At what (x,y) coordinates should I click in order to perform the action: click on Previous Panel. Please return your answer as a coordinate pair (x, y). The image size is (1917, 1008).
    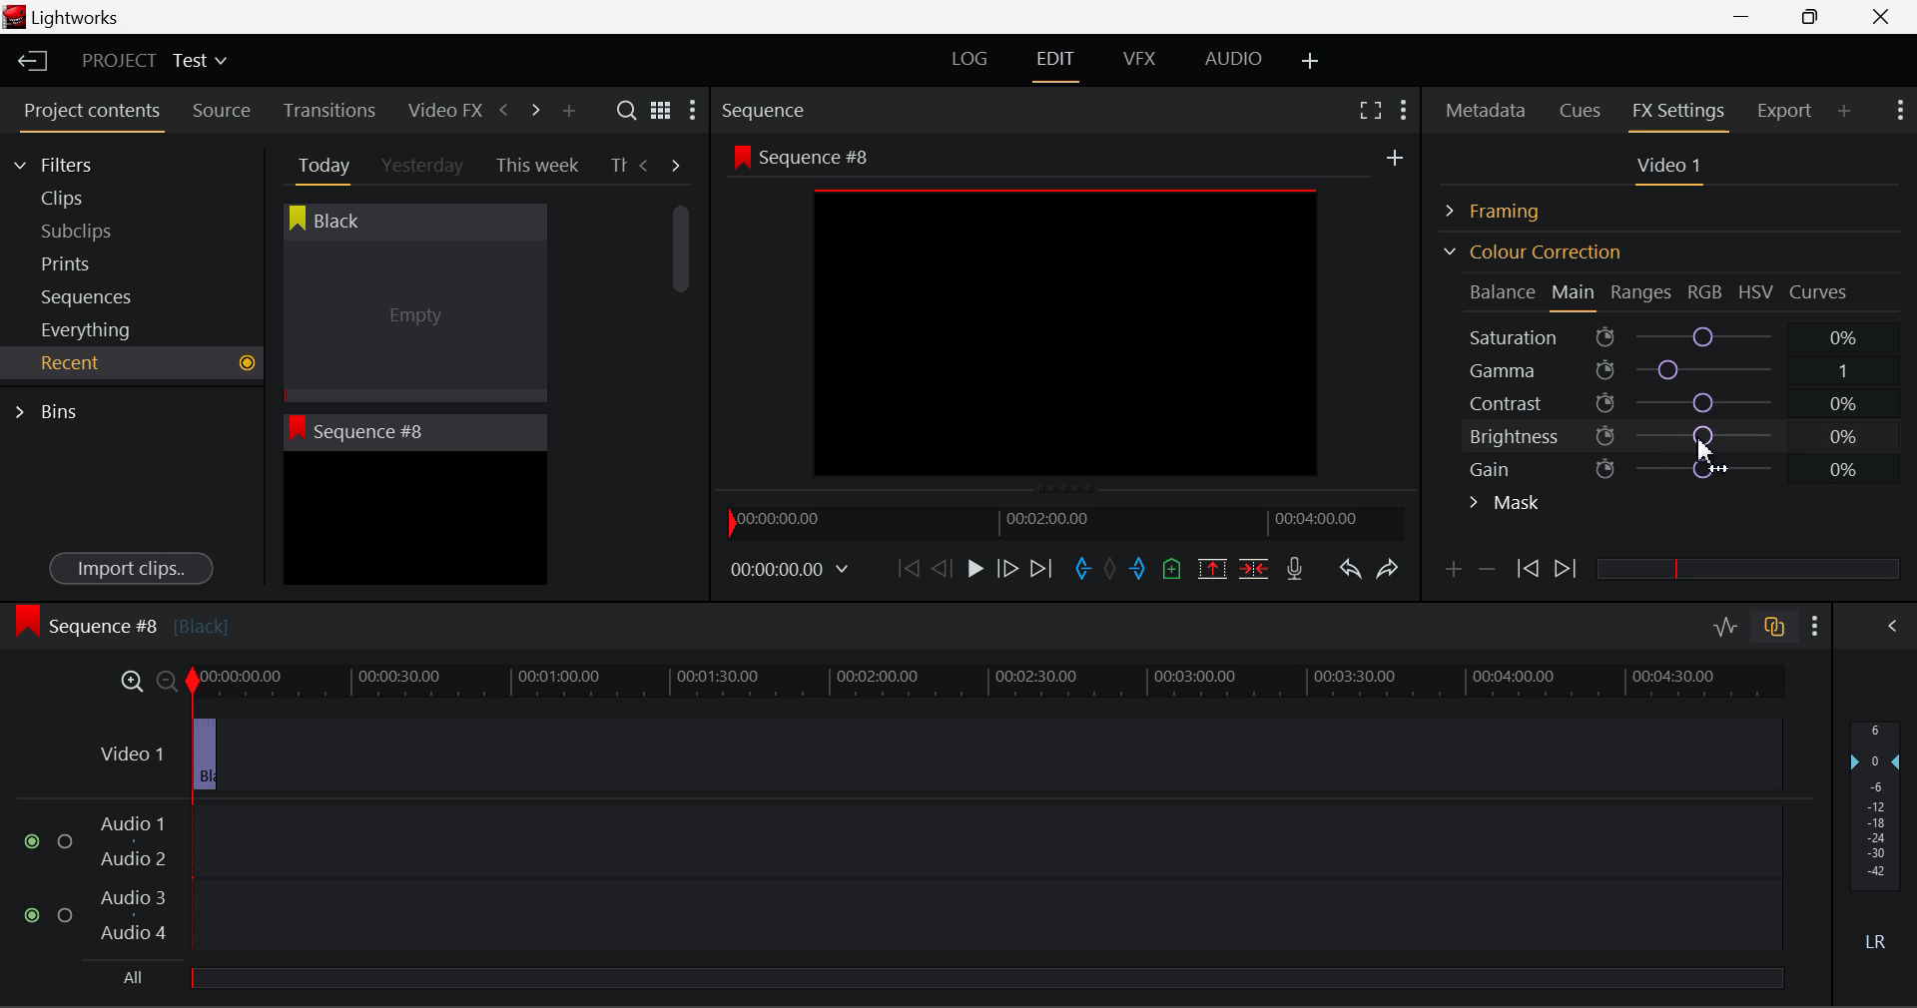
    Looking at the image, I should click on (503, 111).